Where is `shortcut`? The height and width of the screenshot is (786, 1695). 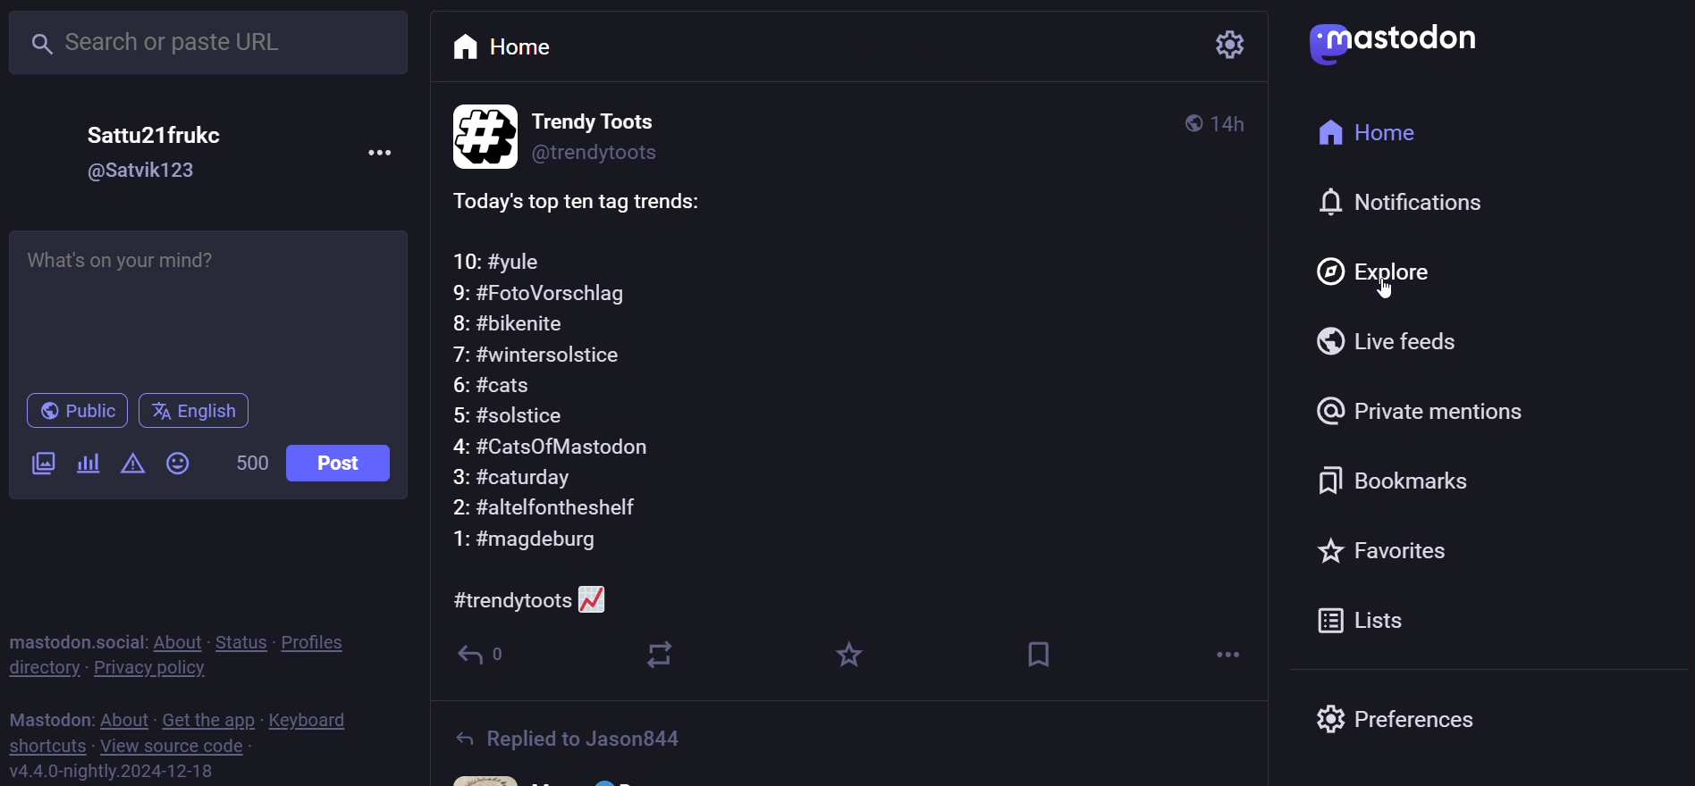 shortcut is located at coordinates (47, 746).